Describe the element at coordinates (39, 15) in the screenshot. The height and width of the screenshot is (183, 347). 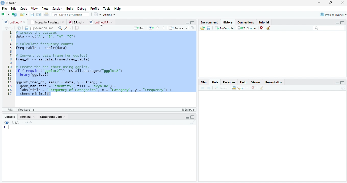
I see `Save all` at that location.